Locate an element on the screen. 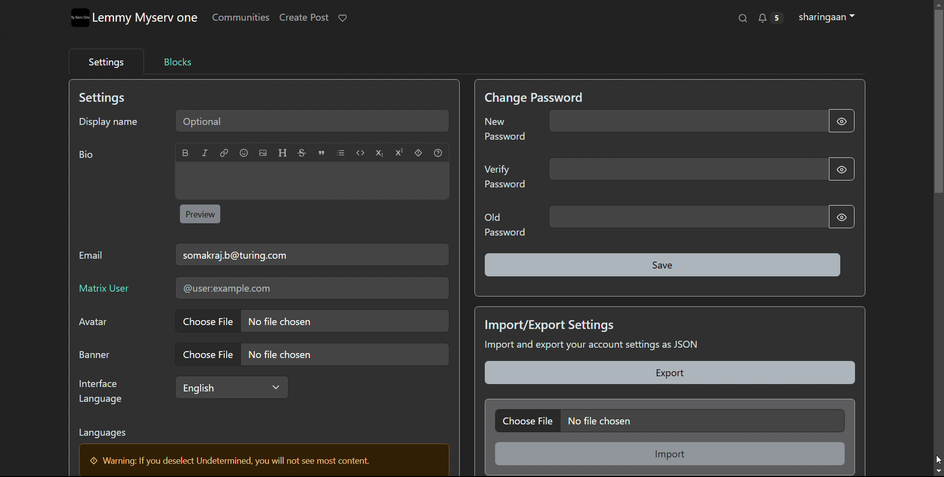  Cursor is located at coordinates (938, 459).